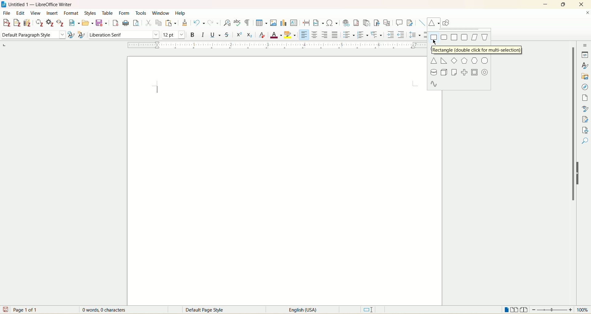 This screenshot has height=314, width=591. Describe the element at coordinates (159, 24) in the screenshot. I see `copy` at that location.